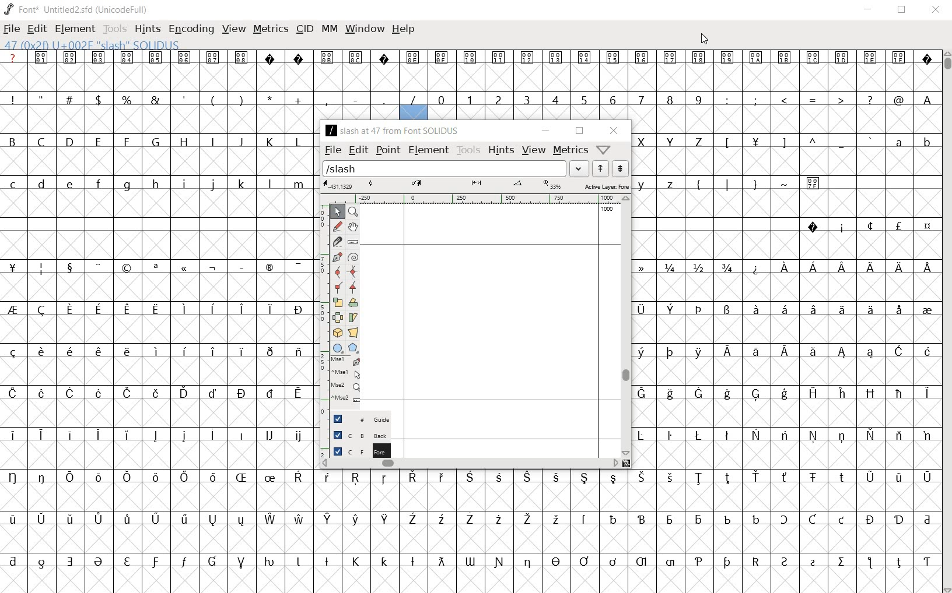 The height and width of the screenshot is (593, 952). Describe the element at coordinates (159, 456) in the screenshot. I see `empty cells` at that location.